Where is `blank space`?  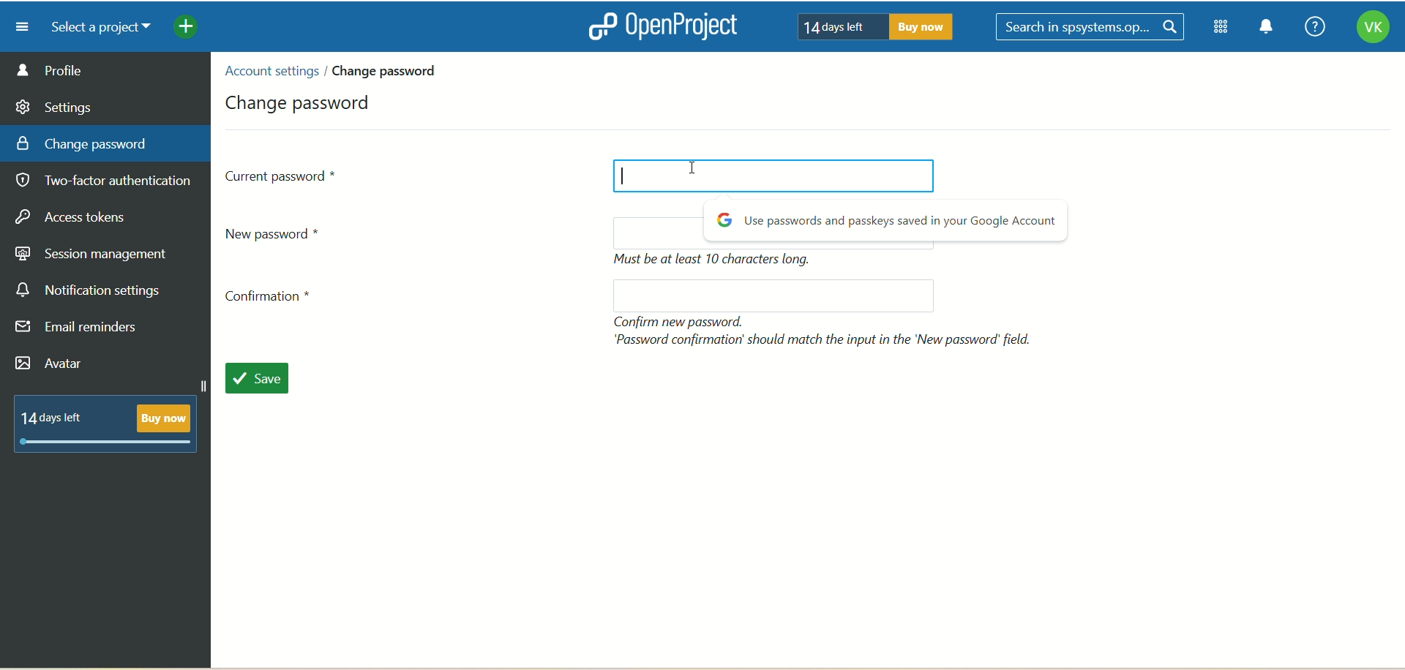
blank space is located at coordinates (766, 296).